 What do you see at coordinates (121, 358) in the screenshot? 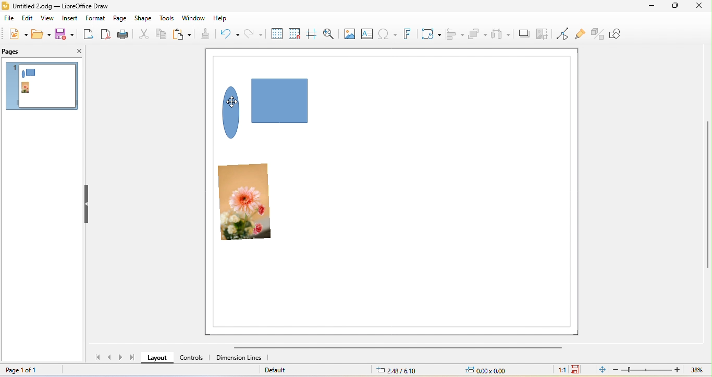
I see `next page` at bounding box center [121, 358].